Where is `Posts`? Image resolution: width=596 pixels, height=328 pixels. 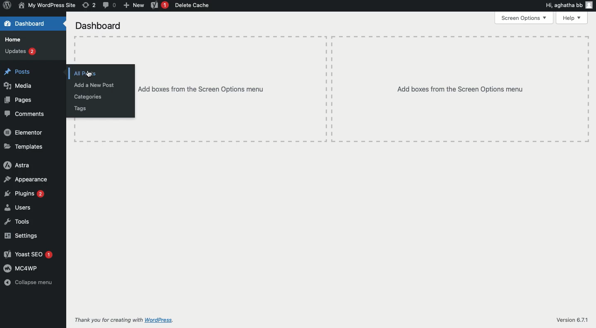 Posts is located at coordinates (17, 70).